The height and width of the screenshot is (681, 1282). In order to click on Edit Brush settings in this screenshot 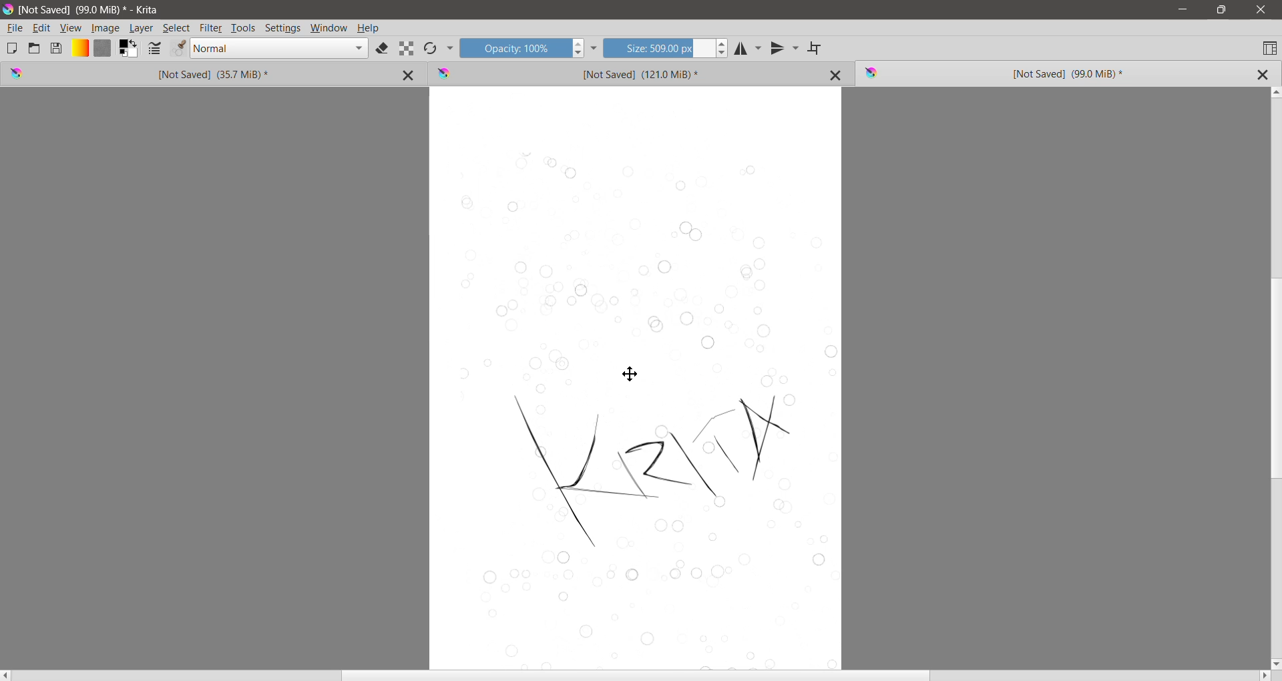, I will do `click(154, 49)`.